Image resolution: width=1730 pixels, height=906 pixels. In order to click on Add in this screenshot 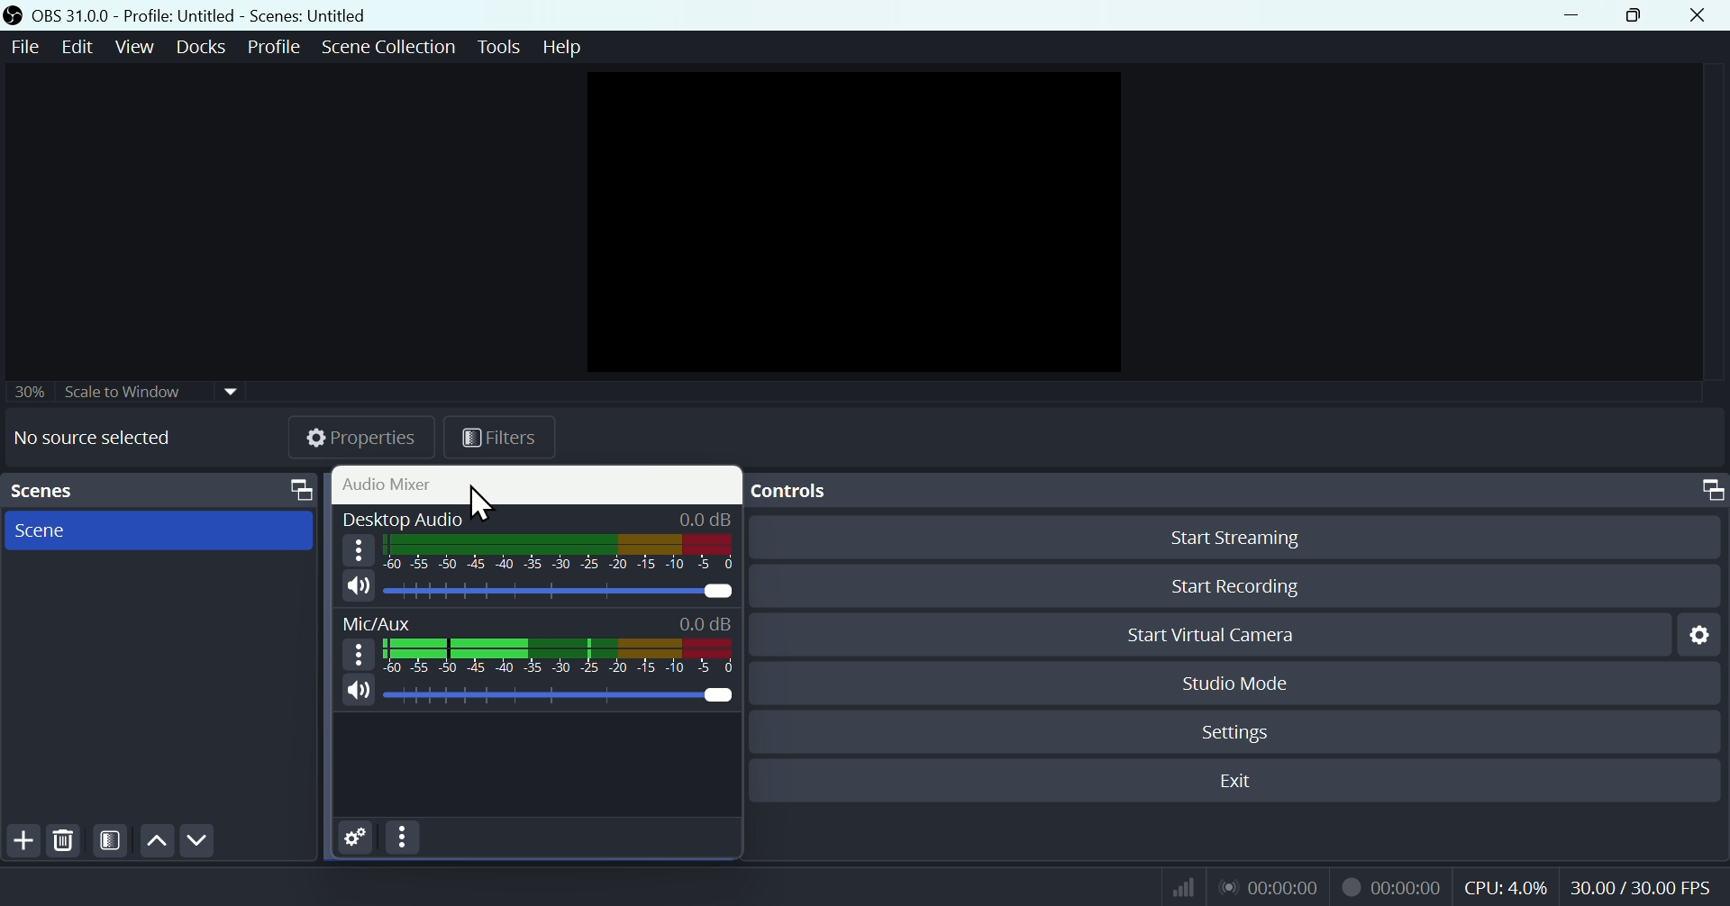, I will do `click(18, 840)`.